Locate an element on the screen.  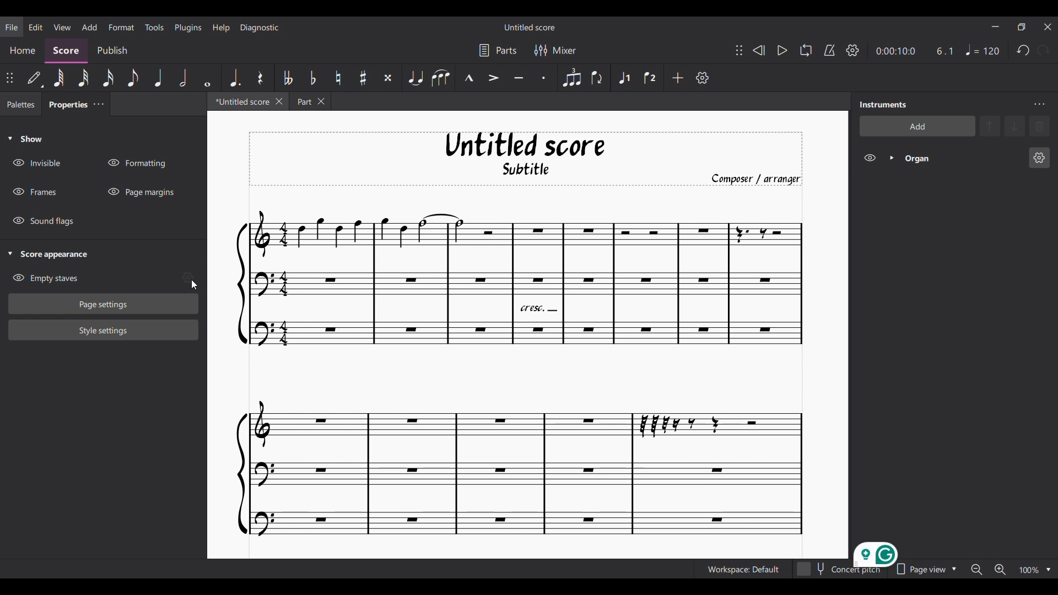
Customize toolbar is located at coordinates (703, 78).